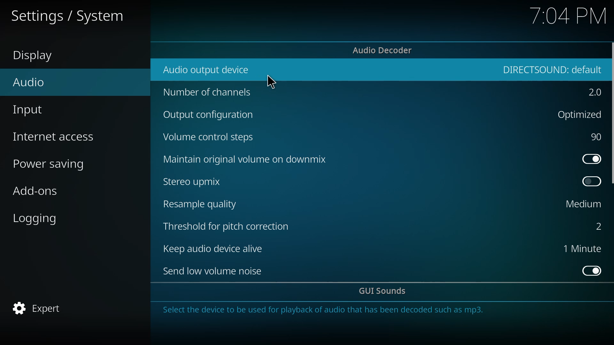 The height and width of the screenshot is (345, 614). I want to click on 90, so click(597, 137).